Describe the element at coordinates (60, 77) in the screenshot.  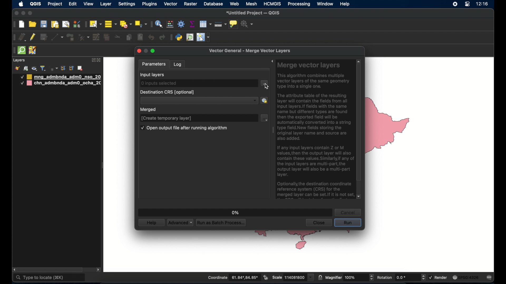
I see `mongolia administrative boundary layer 1` at that location.